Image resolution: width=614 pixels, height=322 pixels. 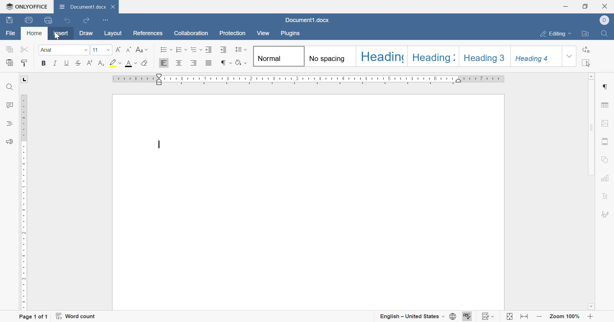 What do you see at coordinates (484, 58) in the screenshot?
I see `Heading 3` at bounding box center [484, 58].